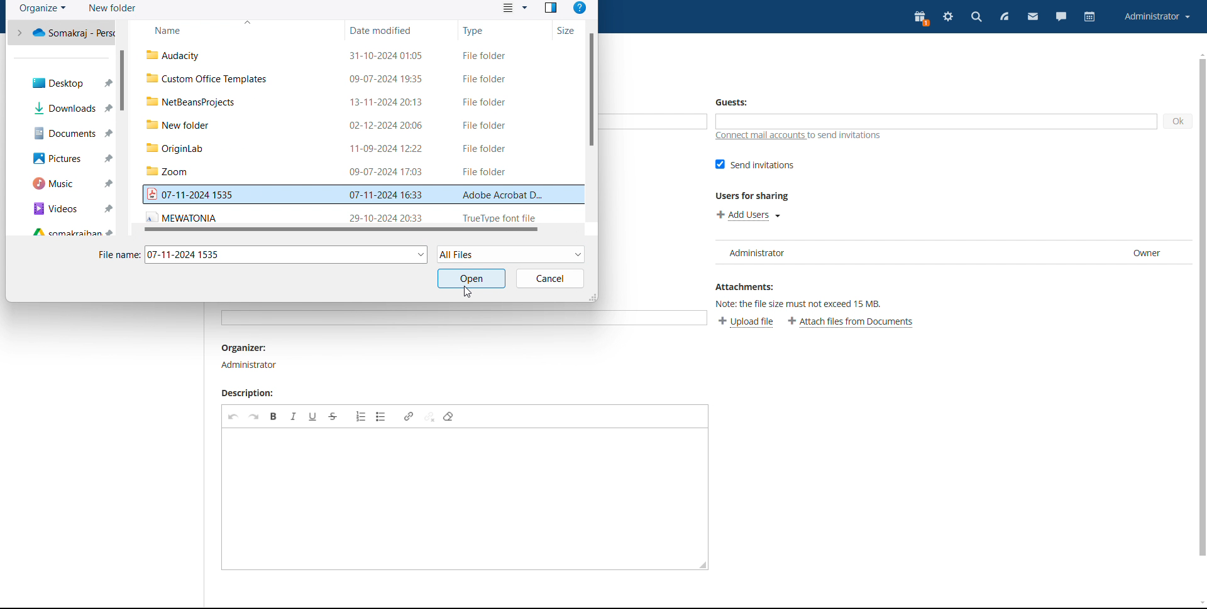 This screenshot has height=609, width=1207. What do you see at coordinates (920, 18) in the screenshot?
I see `present` at bounding box center [920, 18].